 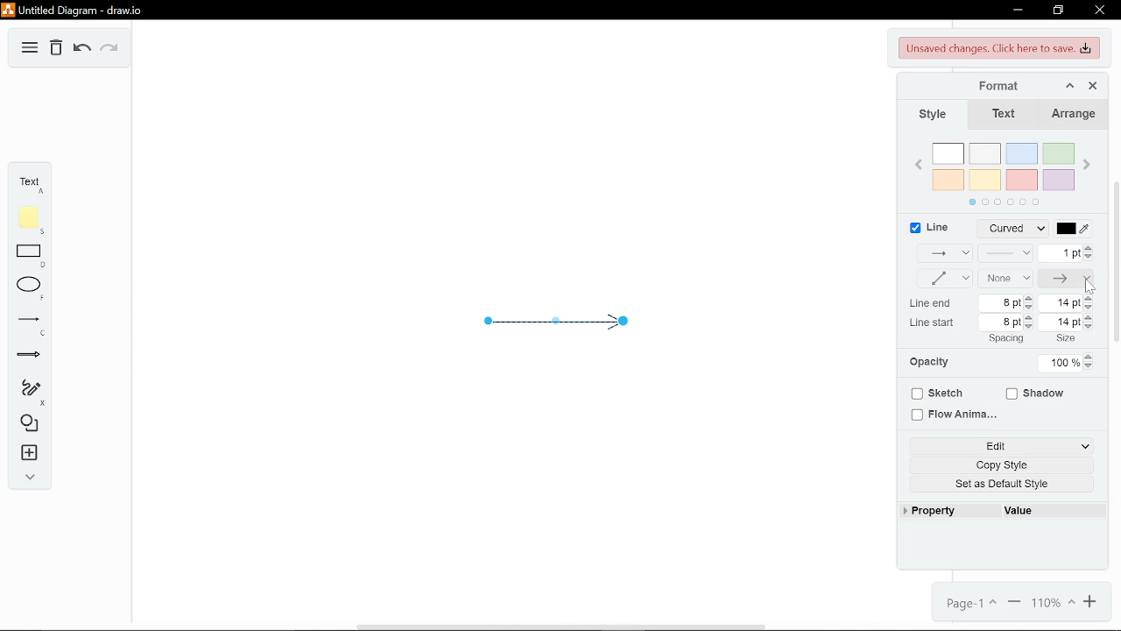 I want to click on Pattern, so click(x=1005, y=254).